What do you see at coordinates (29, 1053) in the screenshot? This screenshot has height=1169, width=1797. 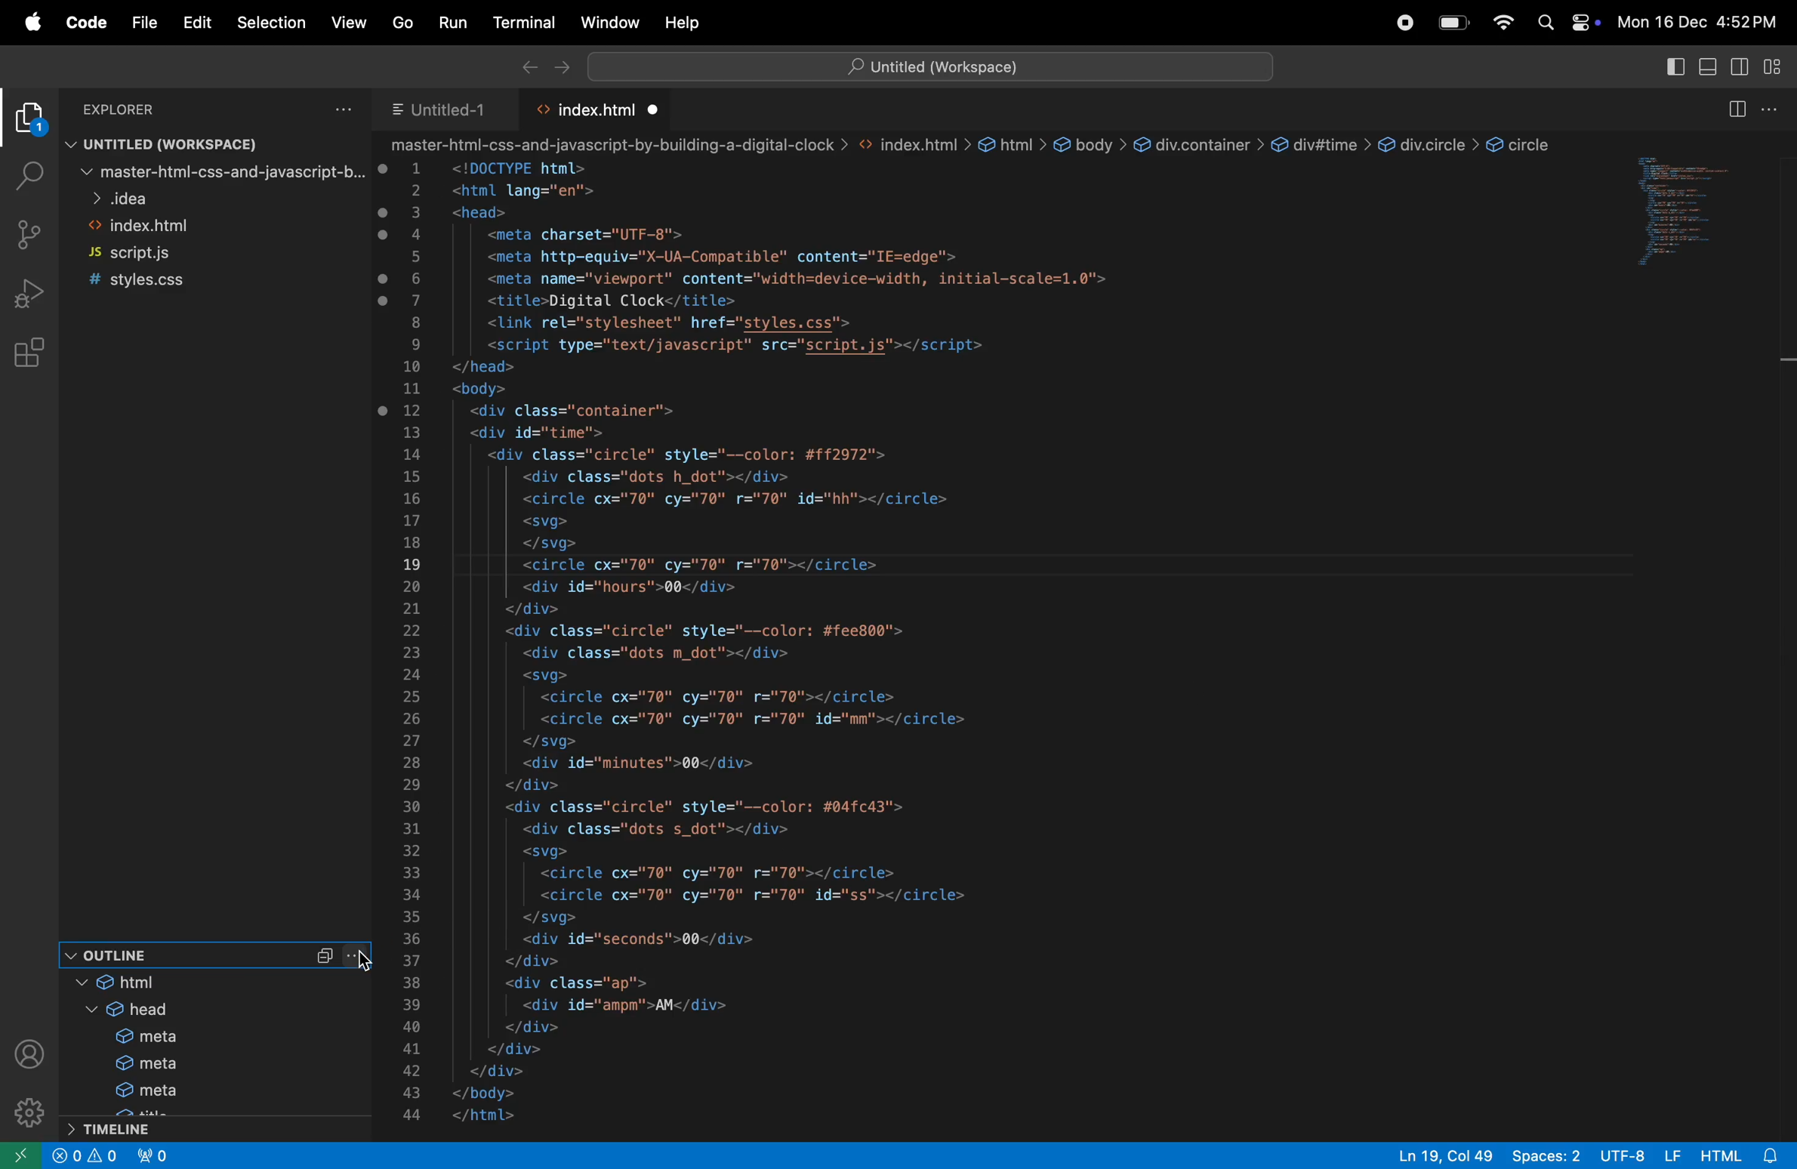 I see `profile` at bounding box center [29, 1053].